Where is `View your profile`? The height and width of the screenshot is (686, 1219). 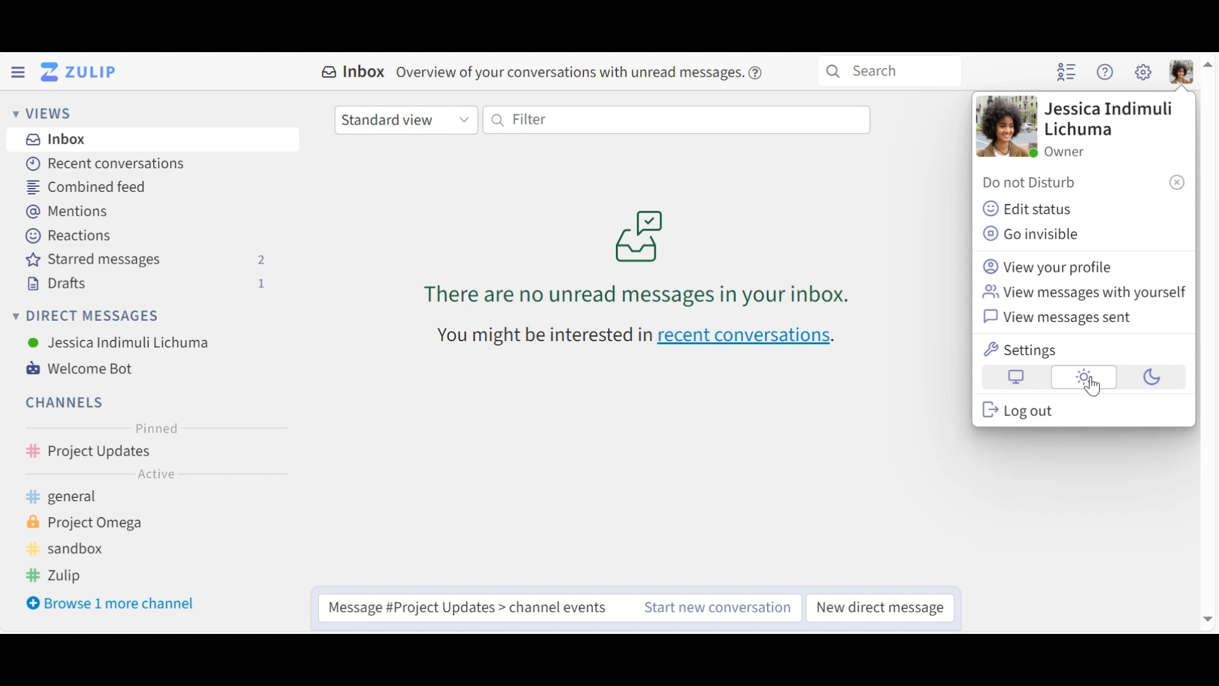 View your profile is located at coordinates (1050, 266).